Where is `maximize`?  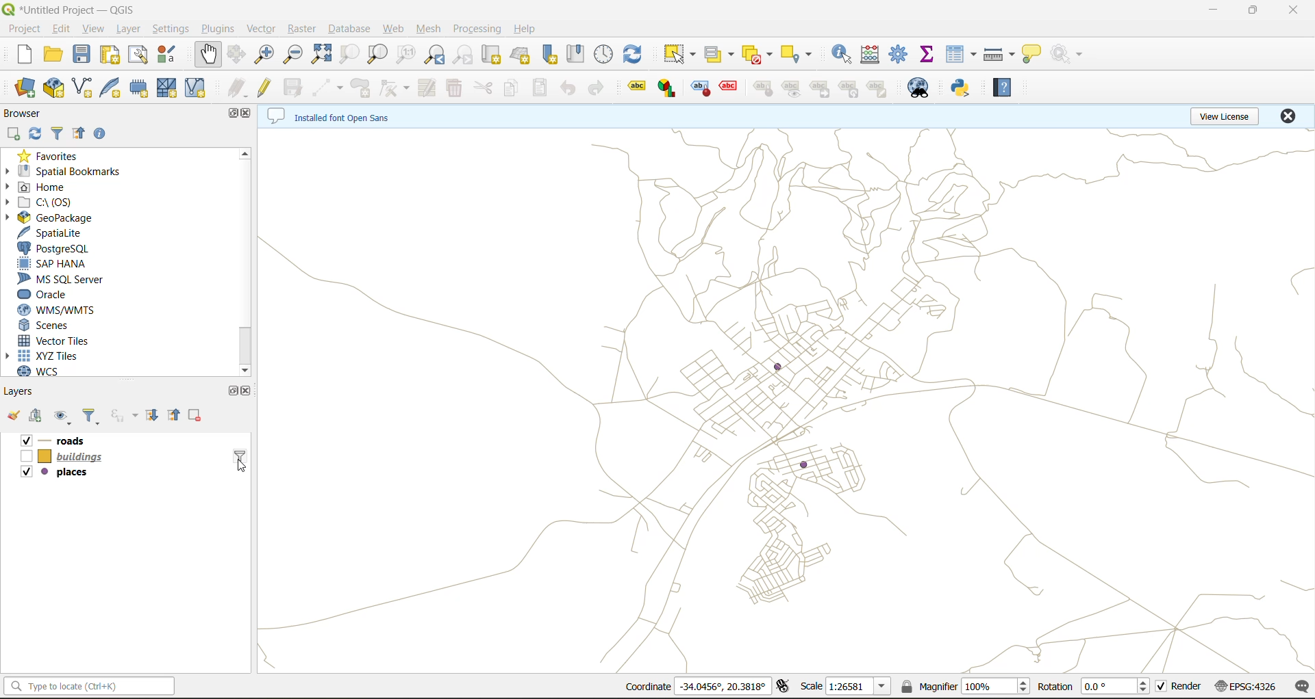
maximize is located at coordinates (230, 113).